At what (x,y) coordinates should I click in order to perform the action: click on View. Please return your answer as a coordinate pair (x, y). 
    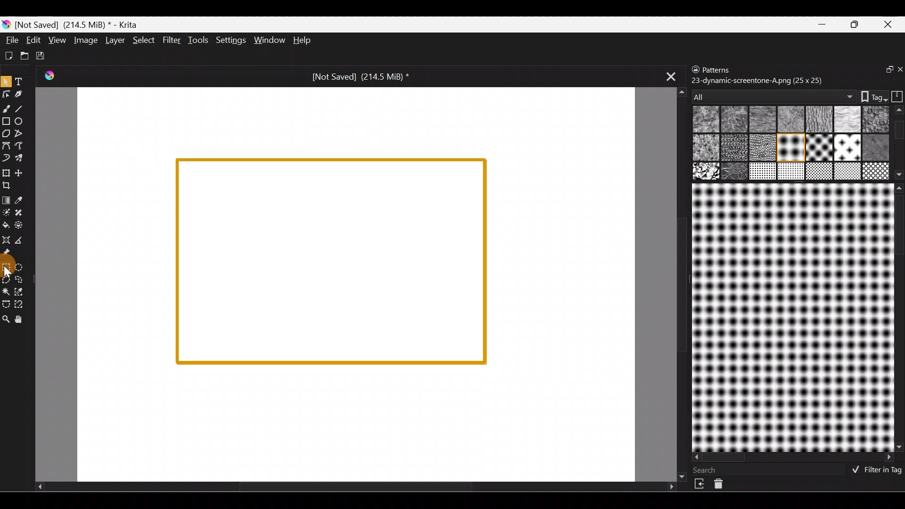
    Looking at the image, I should click on (57, 39).